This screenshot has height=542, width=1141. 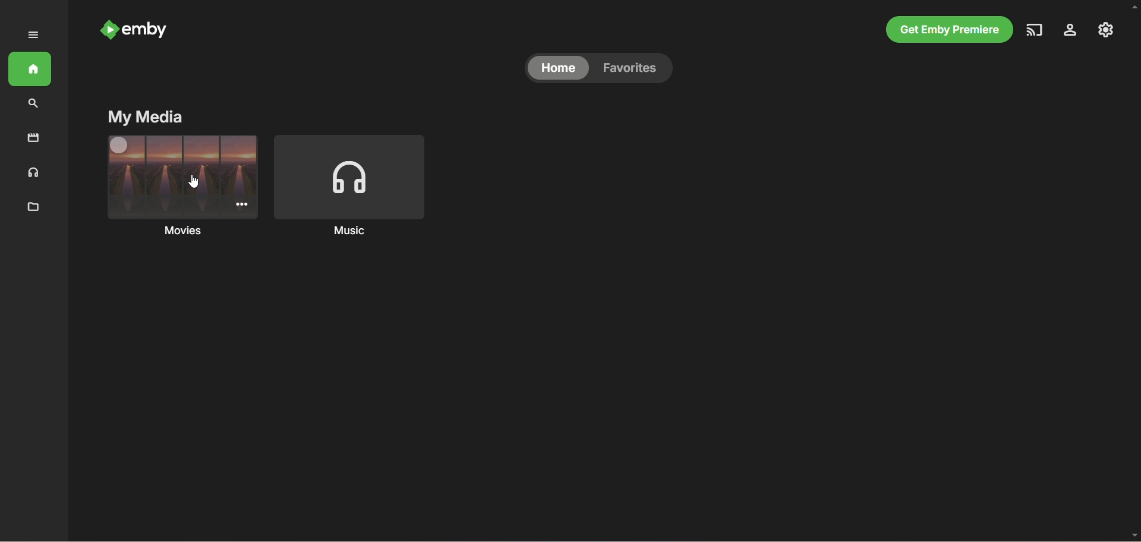 I want to click on search, so click(x=37, y=104).